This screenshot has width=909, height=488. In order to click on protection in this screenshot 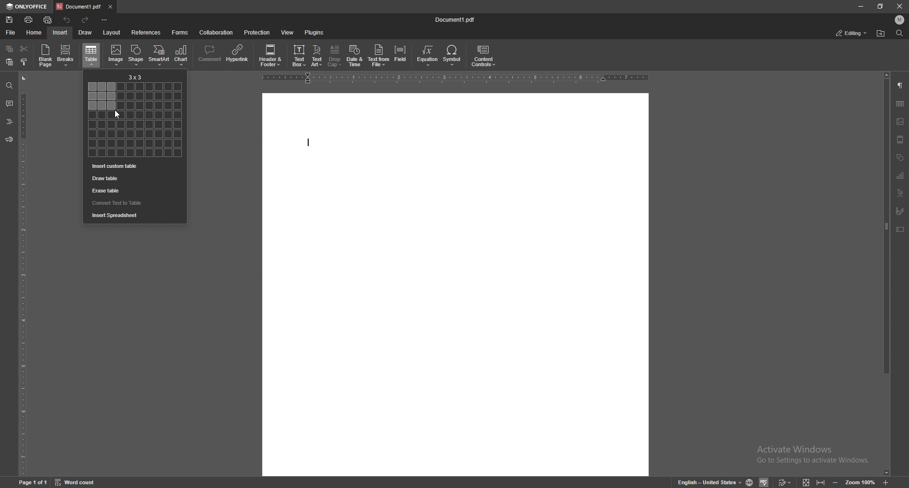, I will do `click(258, 33)`.